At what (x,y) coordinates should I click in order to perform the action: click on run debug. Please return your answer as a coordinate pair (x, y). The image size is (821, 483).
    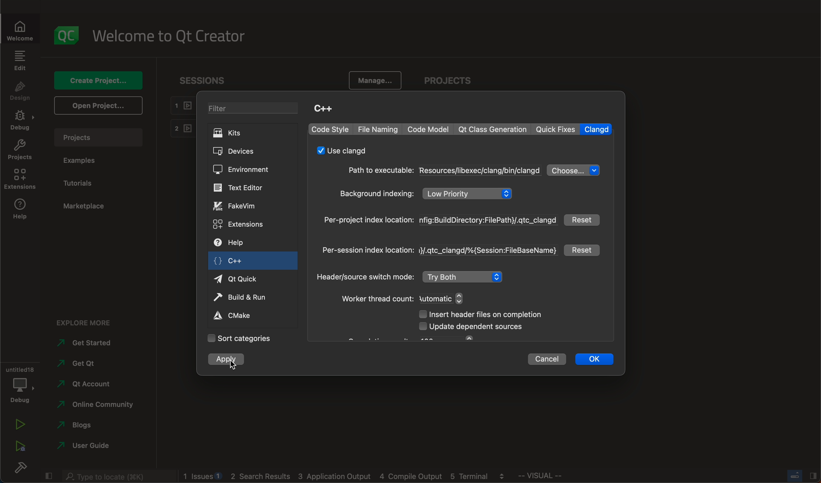
    Looking at the image, I should click on (21, 446).